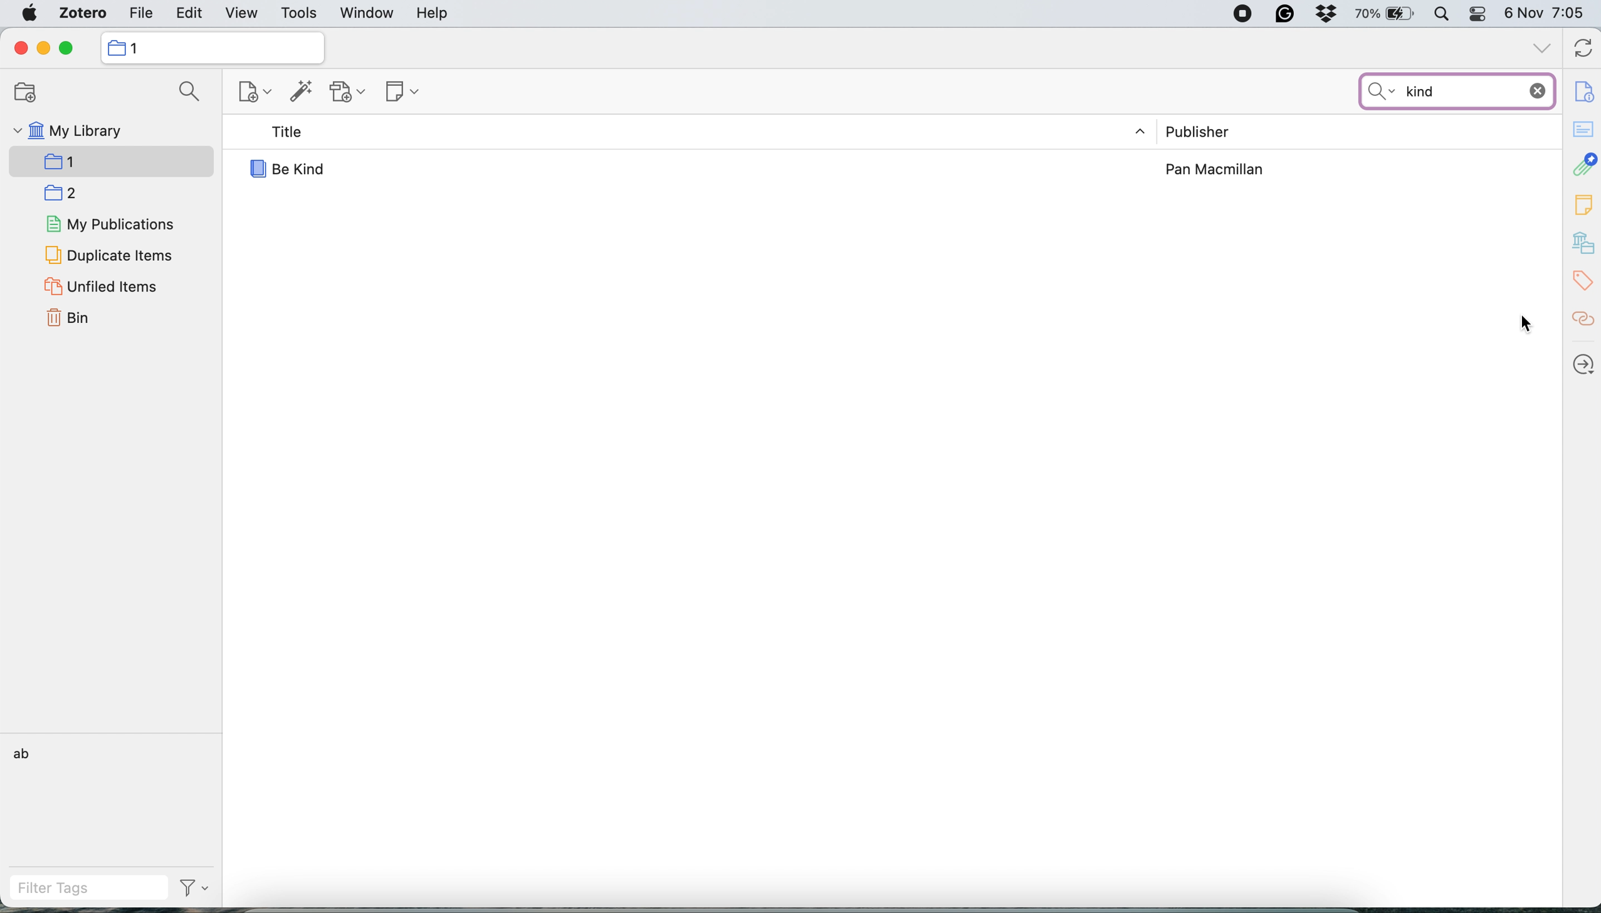 The height and width of the screenshot is (913, 1601). What do you see at coordinates (117, 48) in the screenshot?
I see `icon` at bounding box center [117, 48].